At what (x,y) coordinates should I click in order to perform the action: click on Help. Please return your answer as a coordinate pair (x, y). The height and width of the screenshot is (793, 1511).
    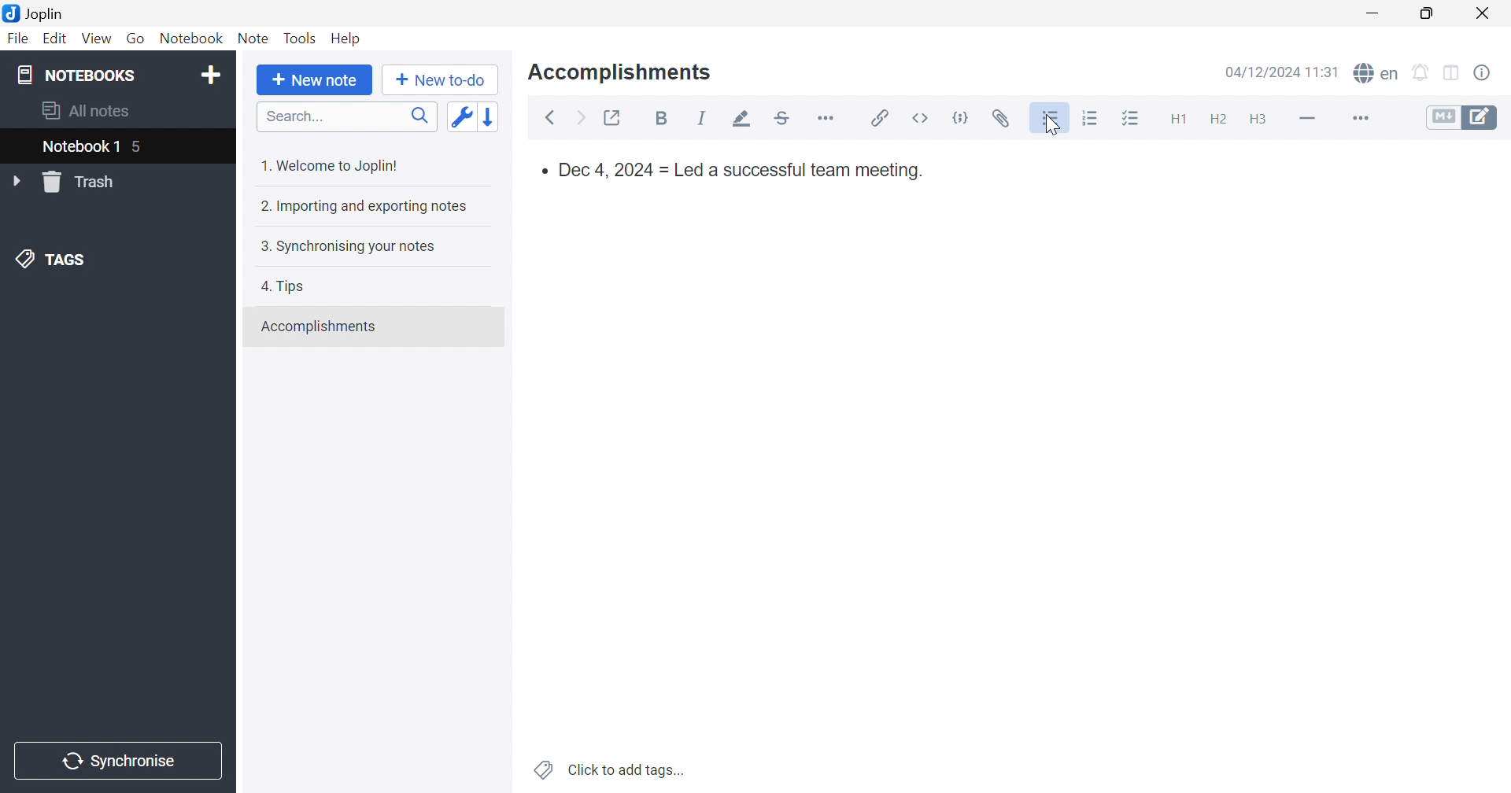
    Looking at the image, I should click on (347, 36).